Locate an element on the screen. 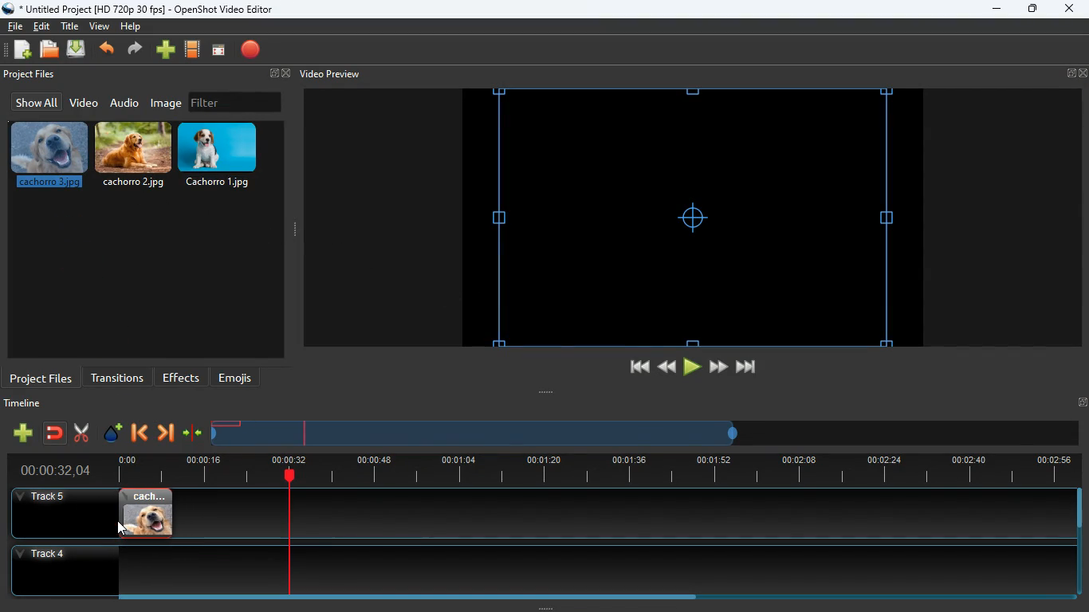 Image resolution: width=1089 pixels, height=612 pixels. Vertical slide bar is located at coordinates (1079, 542).